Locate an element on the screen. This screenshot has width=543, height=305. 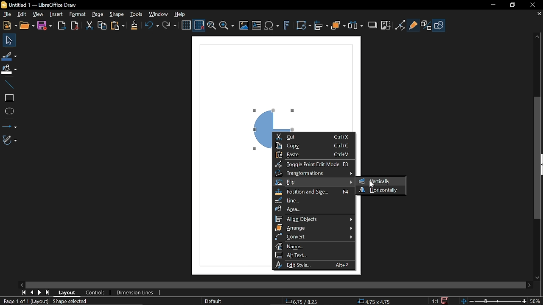
Help is located at coordinates (182, 14).